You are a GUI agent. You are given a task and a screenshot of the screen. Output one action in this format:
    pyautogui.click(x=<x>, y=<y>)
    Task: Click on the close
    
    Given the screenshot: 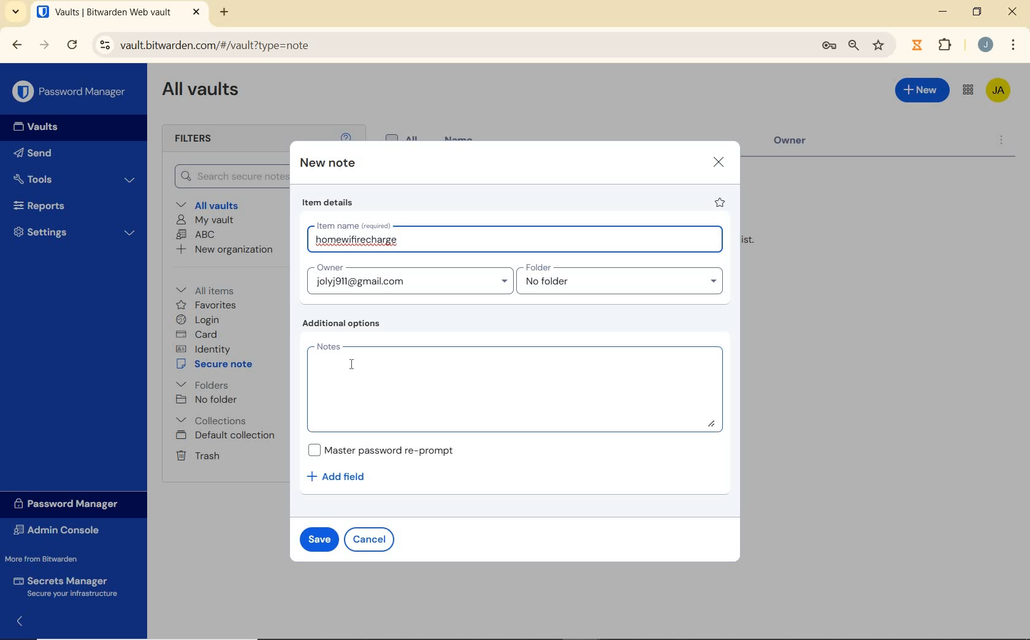 What is the action you would take?
    pyautogui.click(x=718, y=162)
    